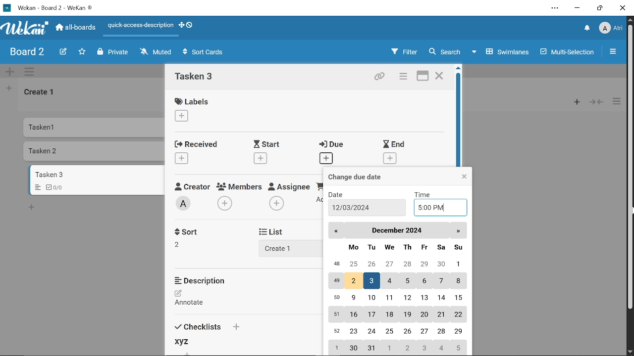  Describe the element at coordinates (461, 69) in the screenshot. I see `move up` at that location.